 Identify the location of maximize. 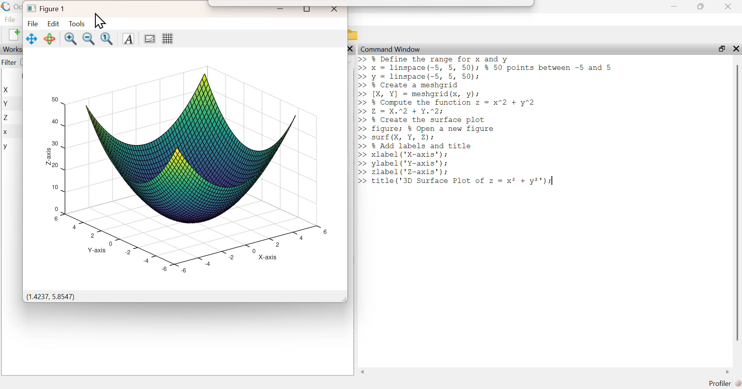
(721, 48).